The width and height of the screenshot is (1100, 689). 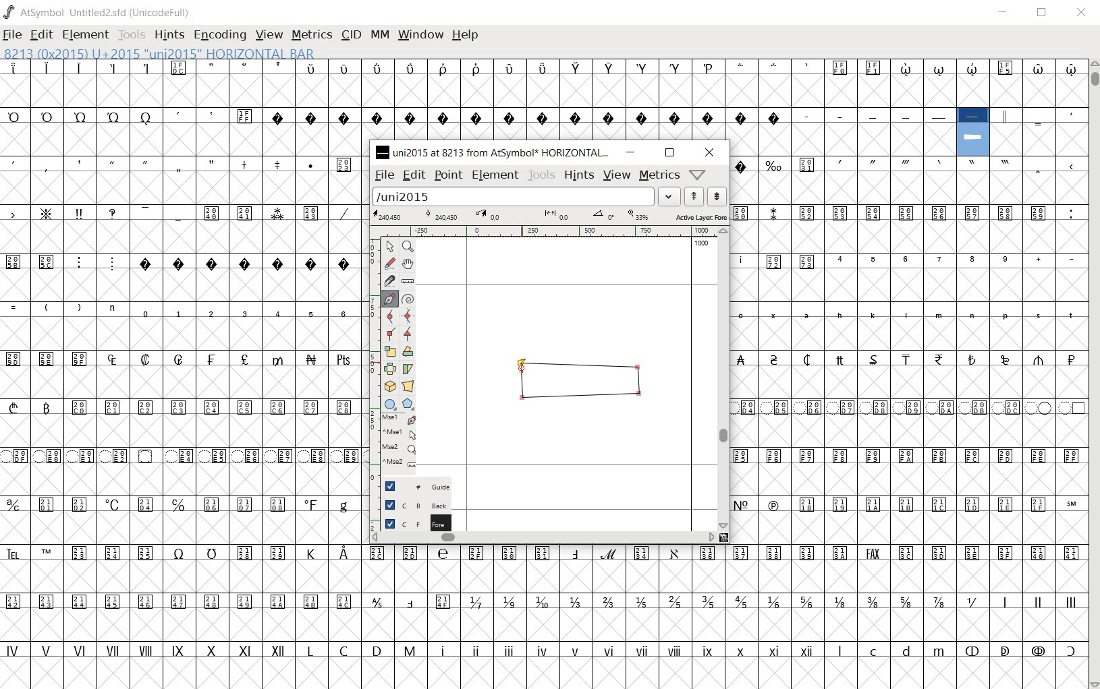 What do you see at coordinates (410, 522) in the screenshot?
I see `Foreground` at bounding box center [410, 522].